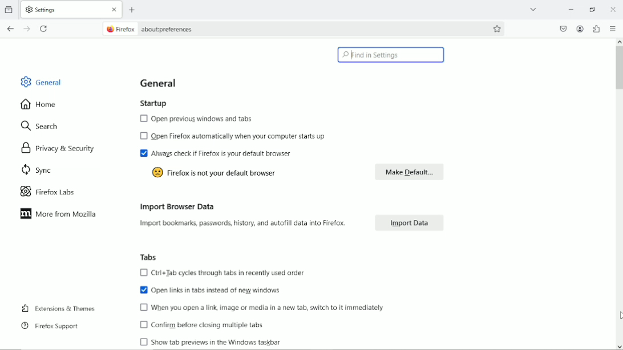 This screenshot has height=350, width=623. What do you see at coordinates (41, 127) in the screenshot?
I see `search` at bounding box center [41, 127].